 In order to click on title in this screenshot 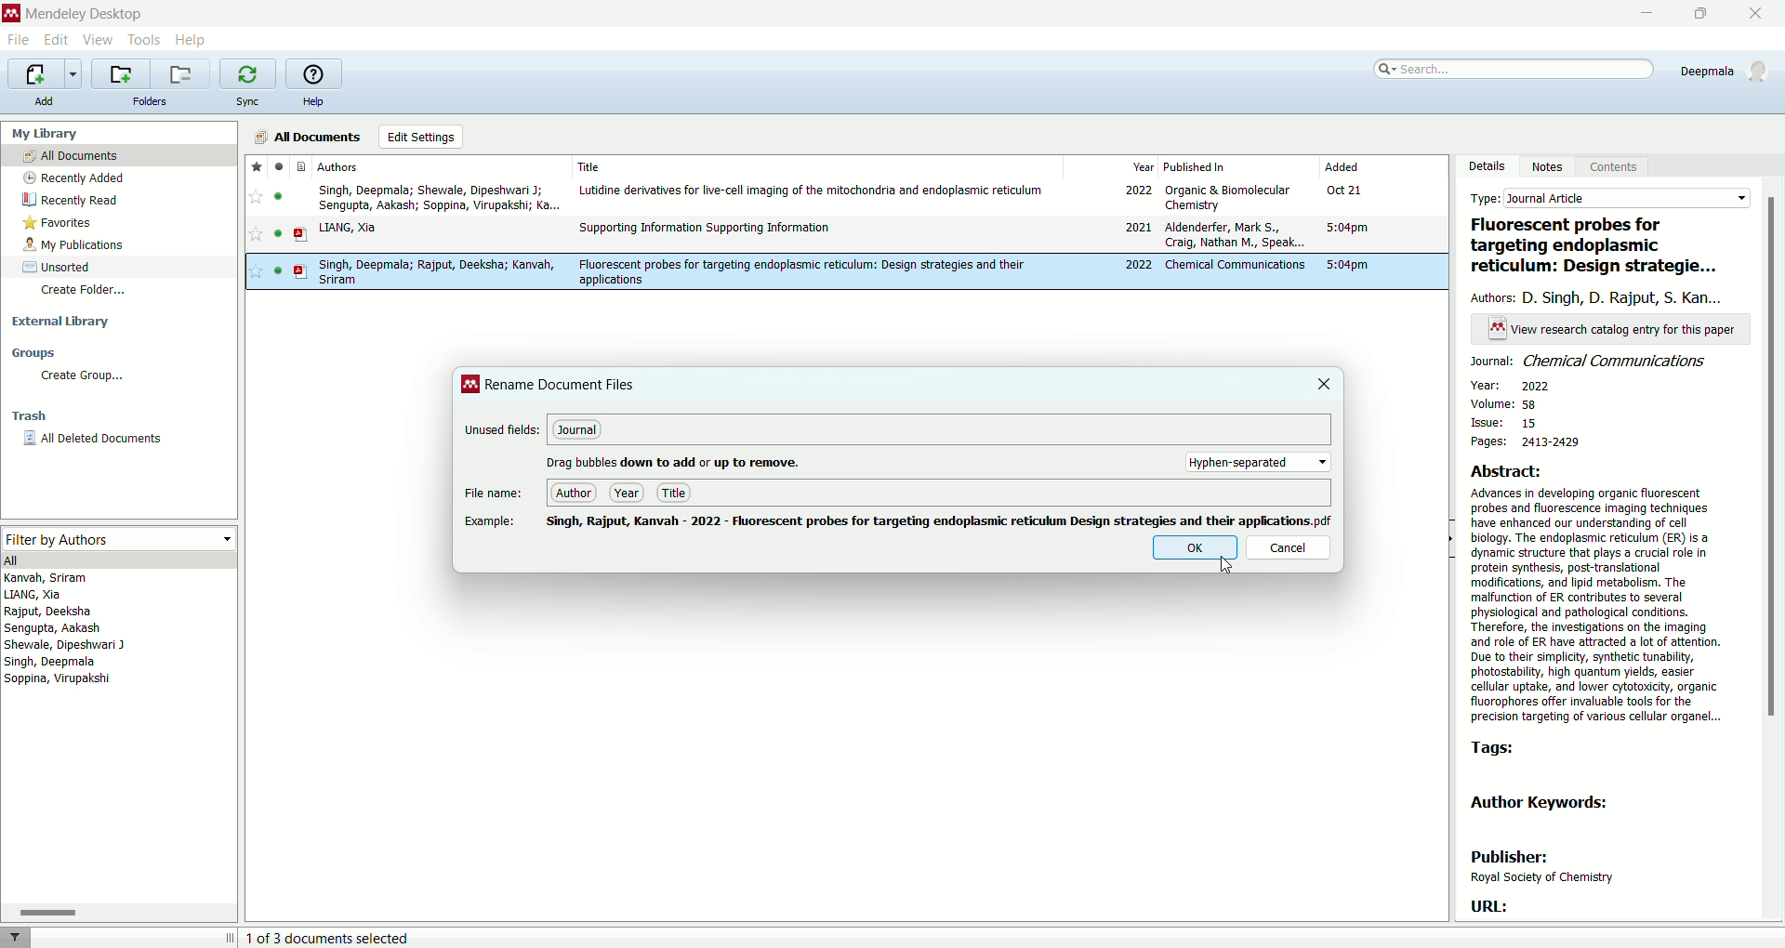, I will do `click(1599, 246)`.